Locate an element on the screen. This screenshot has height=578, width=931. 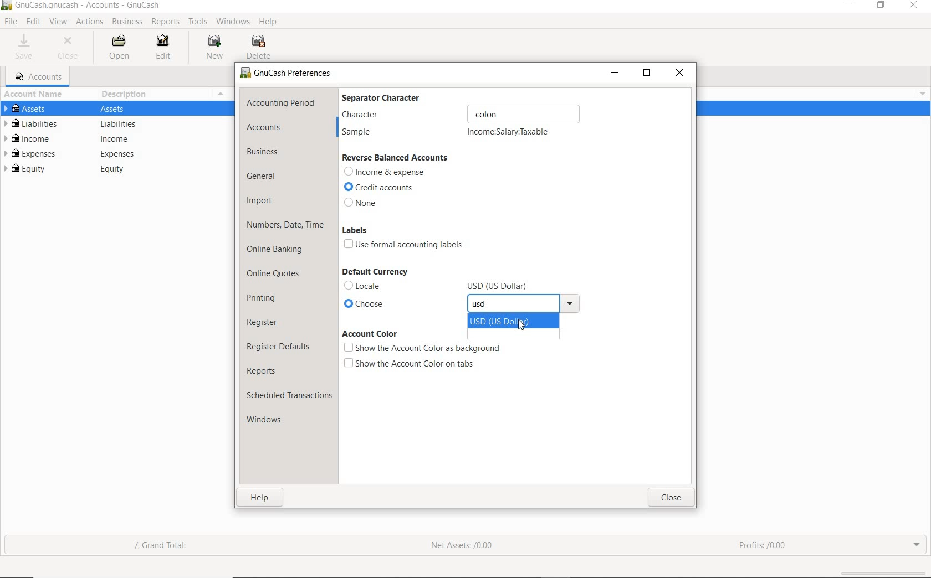
OPEN is located at coordinates (121, 48).